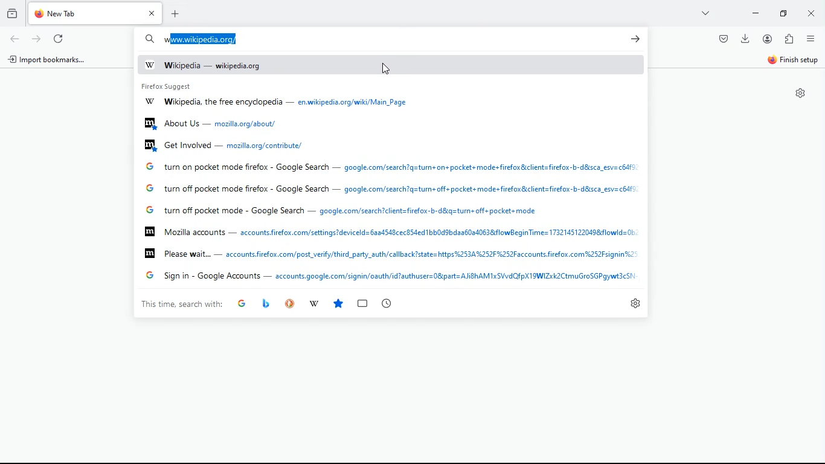 The width and height of the screenshot is (825, 464). Describe the element at coordinates (635, 40) in the screenshot. I see `enter` at that location.